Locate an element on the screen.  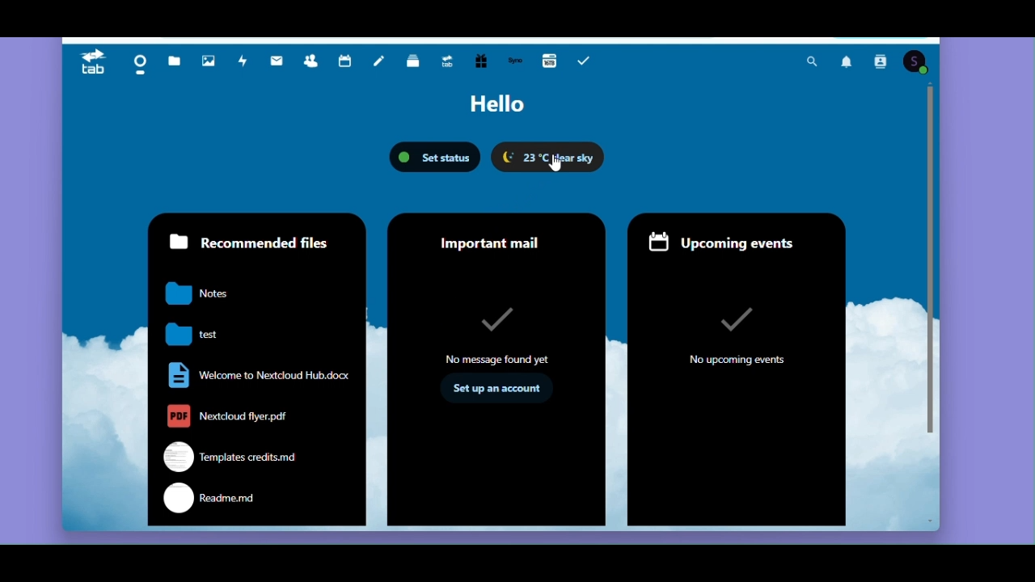
Hello is located at coordinates (497, 105).